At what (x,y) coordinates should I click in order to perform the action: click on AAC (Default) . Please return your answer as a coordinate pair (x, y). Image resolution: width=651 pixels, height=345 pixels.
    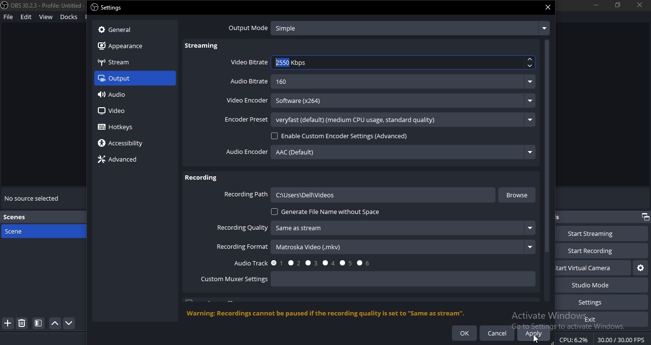
    Looking at the image, I should click on (404, 153).